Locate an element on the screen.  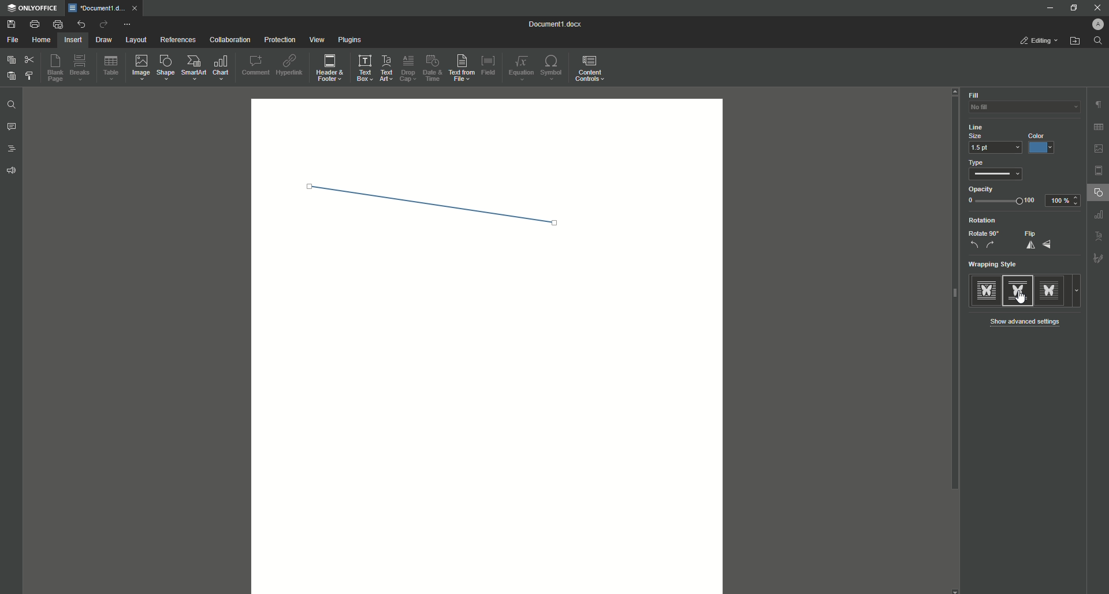
Text Art is located at coordinates (387, 68).